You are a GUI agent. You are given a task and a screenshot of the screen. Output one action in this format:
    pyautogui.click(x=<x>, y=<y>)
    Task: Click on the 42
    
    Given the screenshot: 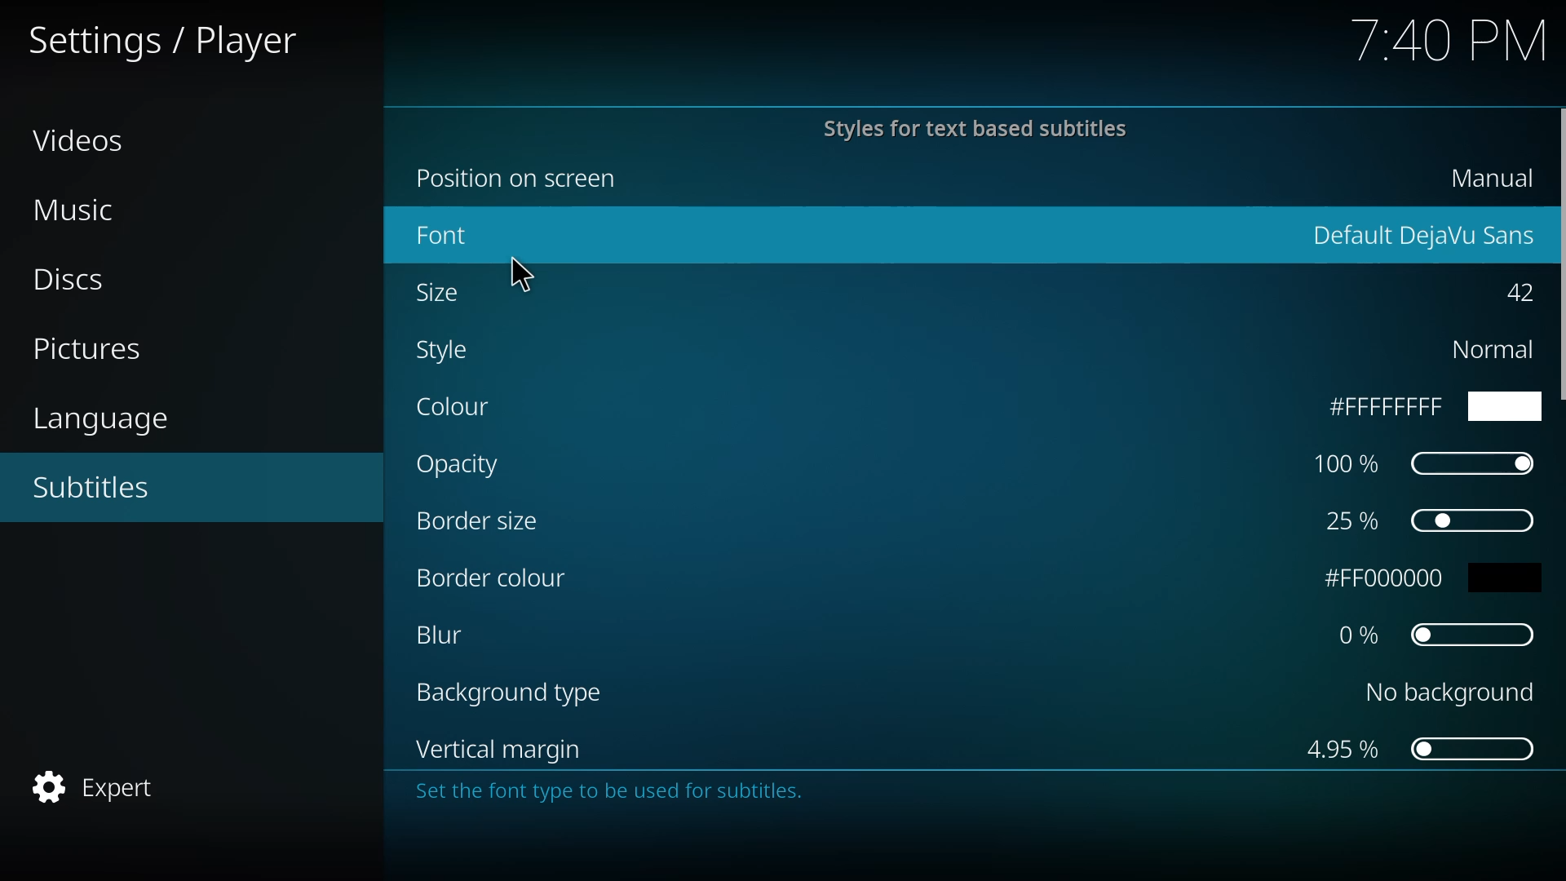 What is the action you would take?
    pyautogui.click(x=1514, y=292)
    